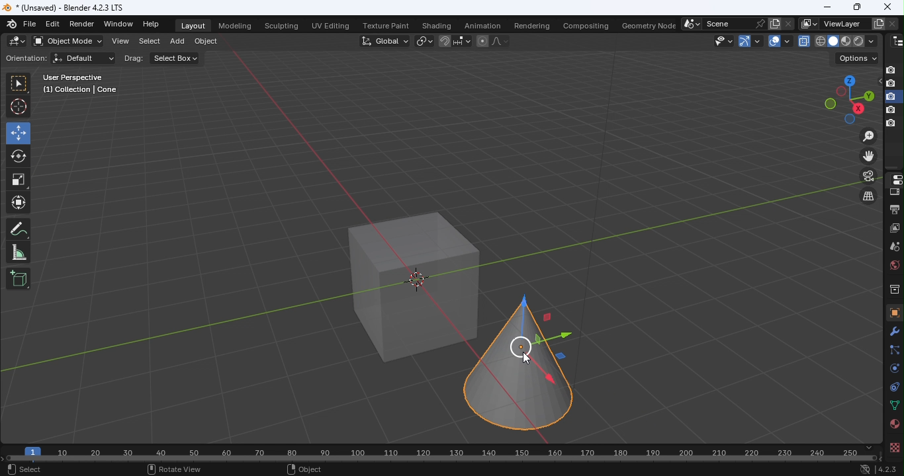 The height and width of the screenshot is (476, 904). What do you see at coordinates (19, 278) in the screenshot?
I see `Add cube` at bounding box center [19, 278].